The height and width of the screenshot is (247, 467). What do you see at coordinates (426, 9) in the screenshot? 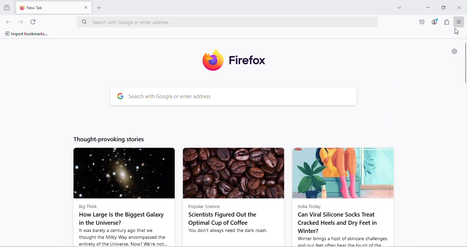
I see `Input ` at bounding box center [426, 9].